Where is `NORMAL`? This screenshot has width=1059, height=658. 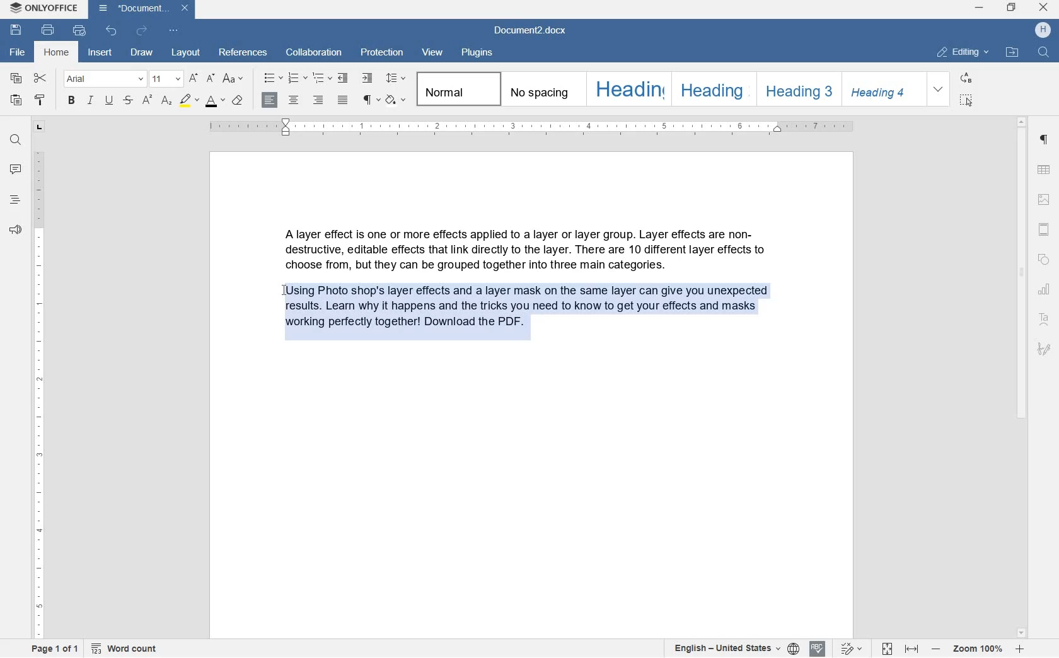 NORMAL is located at coordinates (456, 91).